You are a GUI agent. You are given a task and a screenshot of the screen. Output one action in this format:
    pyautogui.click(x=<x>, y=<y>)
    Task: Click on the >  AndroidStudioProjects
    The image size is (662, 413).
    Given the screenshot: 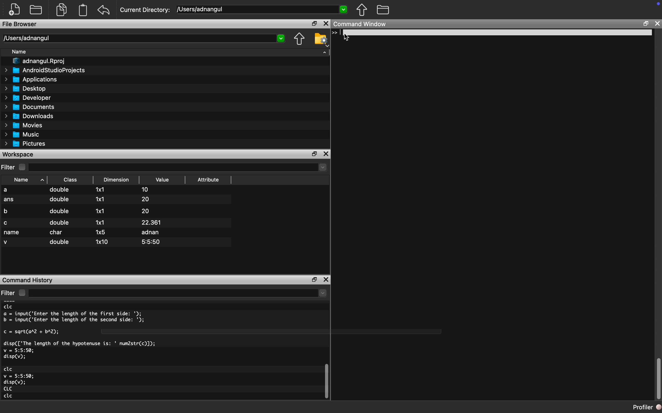 What is the action you would take?
    pyautogui.click(x=45, y=71)
    